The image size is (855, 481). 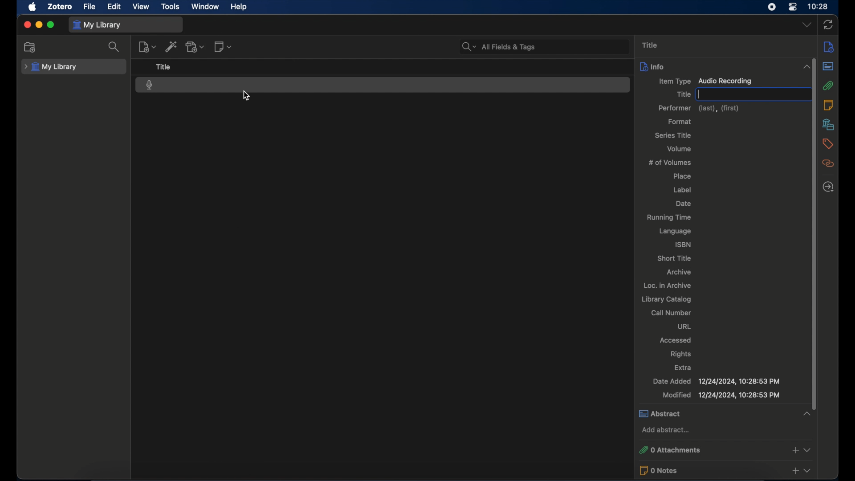 I want to click on format, so click(x=681, y=122).